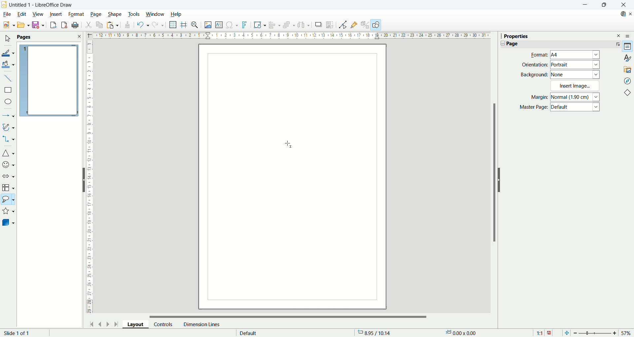 The height and width of the screenshot is (337, 634). What do you see at coordinates (8, 164) in the screenshot?
I see `symbol shapes` at bounding box center [8, 164].